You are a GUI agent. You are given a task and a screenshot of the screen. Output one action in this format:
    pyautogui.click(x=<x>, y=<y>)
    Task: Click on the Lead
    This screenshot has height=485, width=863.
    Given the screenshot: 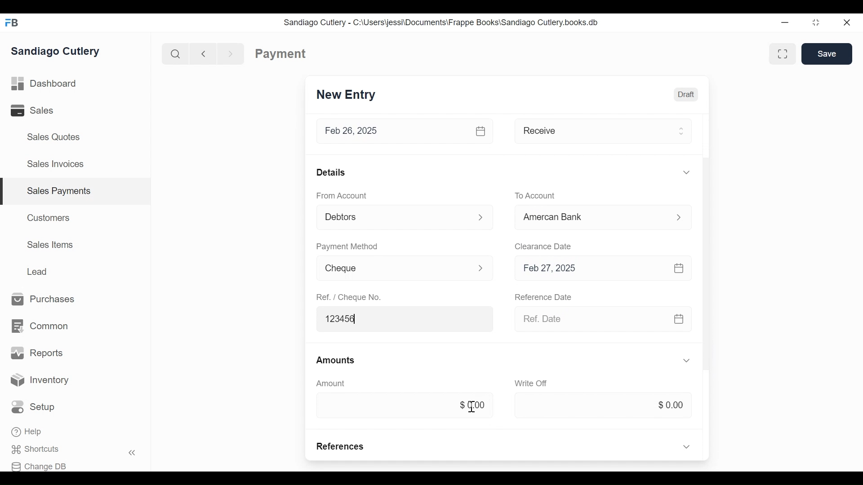 What is the action you would take?
    pyautogui.click(x=39, y=270)
    